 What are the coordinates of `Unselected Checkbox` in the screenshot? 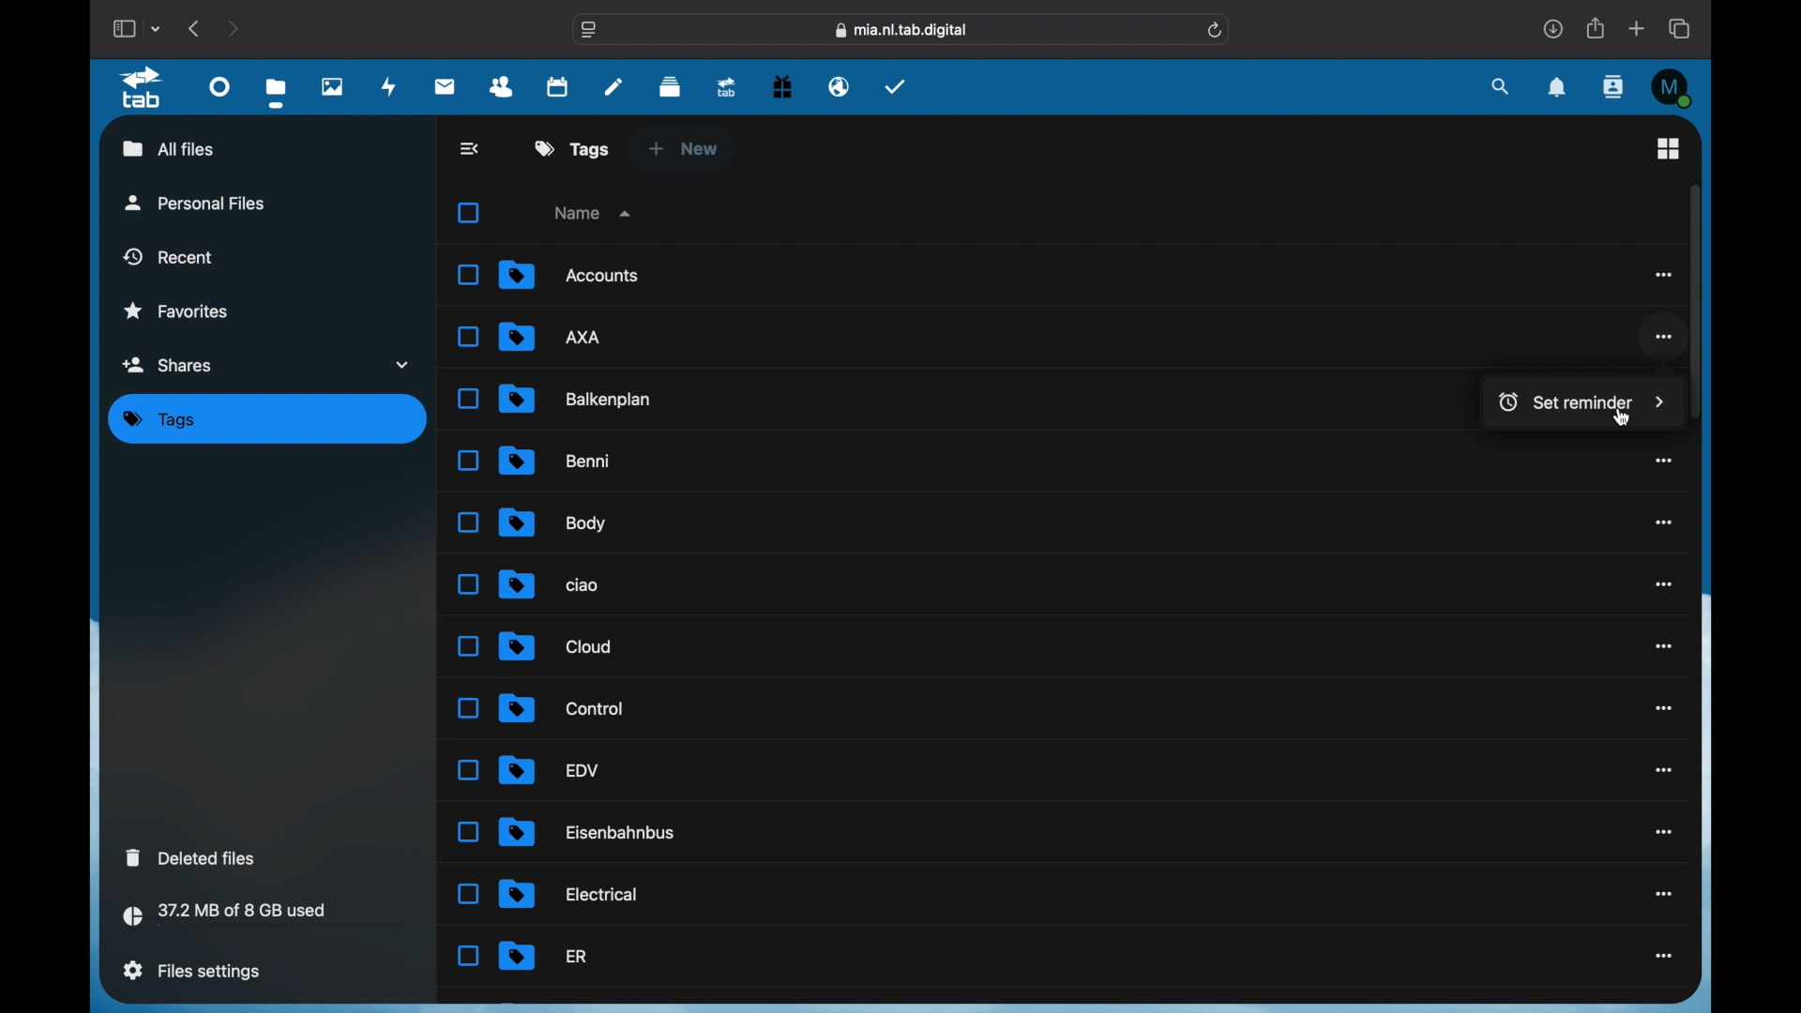 It's located at (467, 894).